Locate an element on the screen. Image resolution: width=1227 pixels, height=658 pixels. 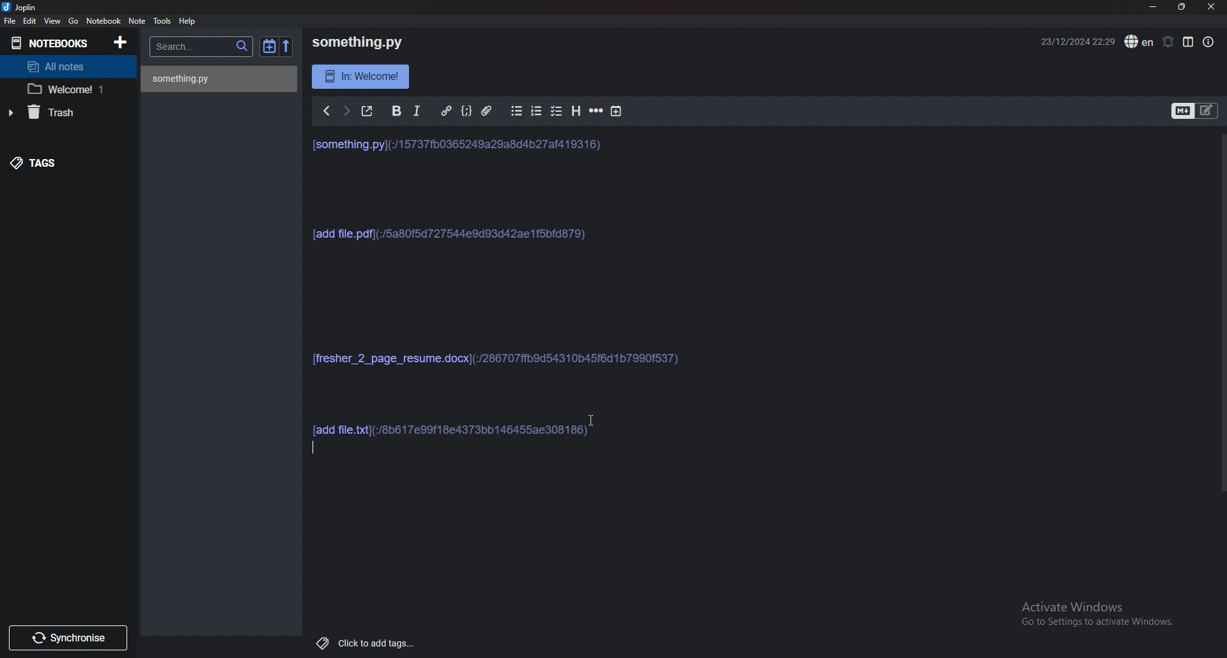
Tags is located at coordinates (49, 164).